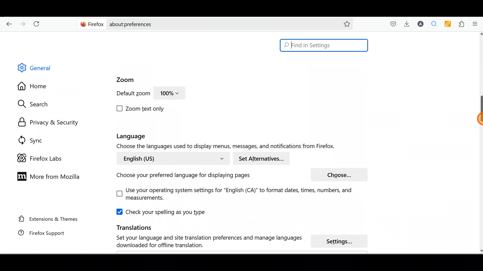  I want to click on Language, so click(140, 137).